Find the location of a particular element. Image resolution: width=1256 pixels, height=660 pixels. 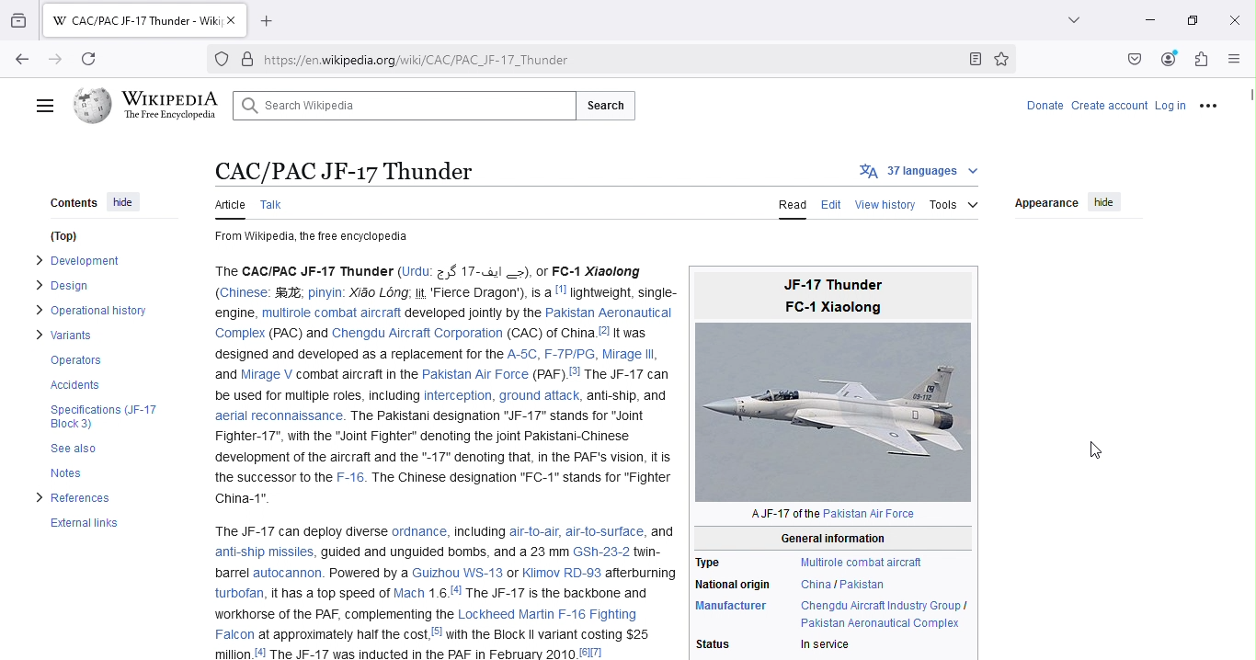

Search is located at coordinates (604, 102).